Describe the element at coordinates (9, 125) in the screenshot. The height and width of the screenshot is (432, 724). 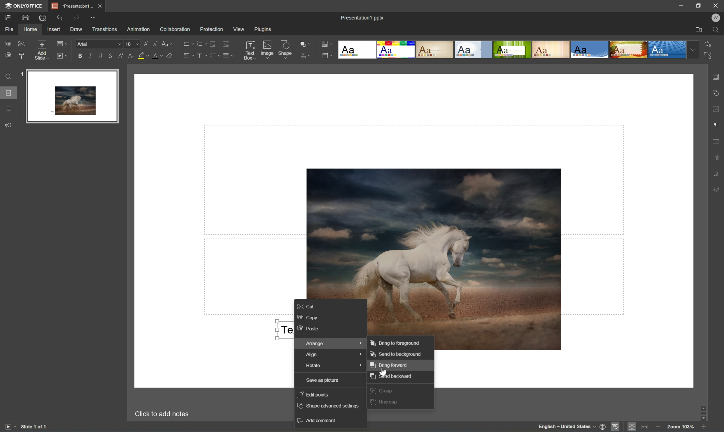
I see `Feedback & Support` at that location.